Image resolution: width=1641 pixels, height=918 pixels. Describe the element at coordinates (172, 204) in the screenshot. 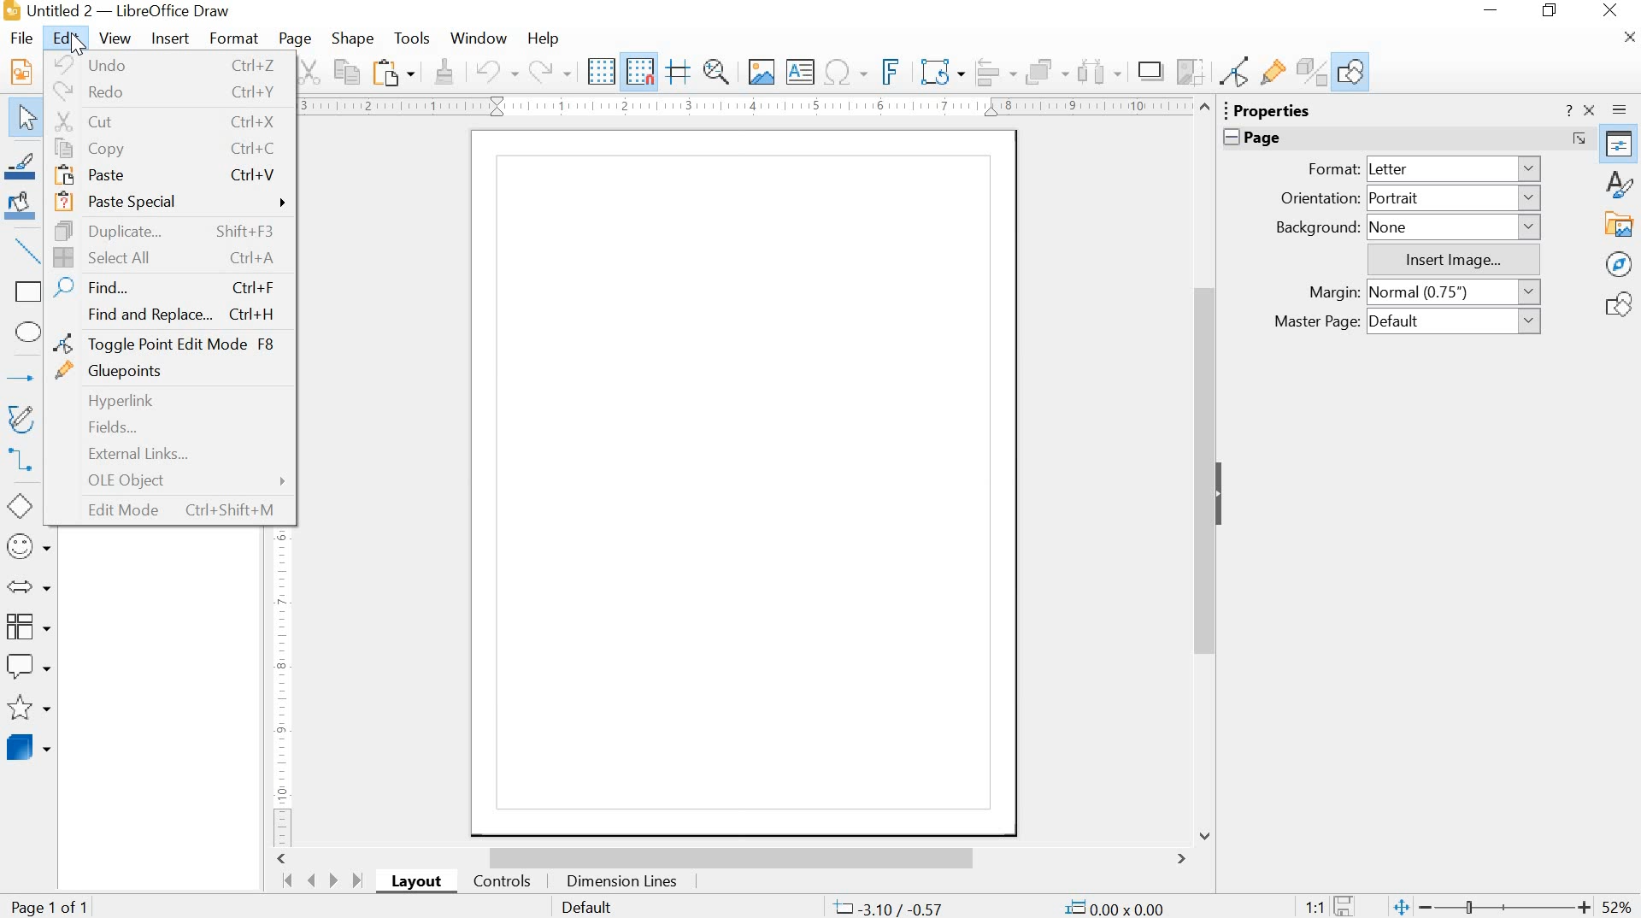

I see `paste special` at that location.